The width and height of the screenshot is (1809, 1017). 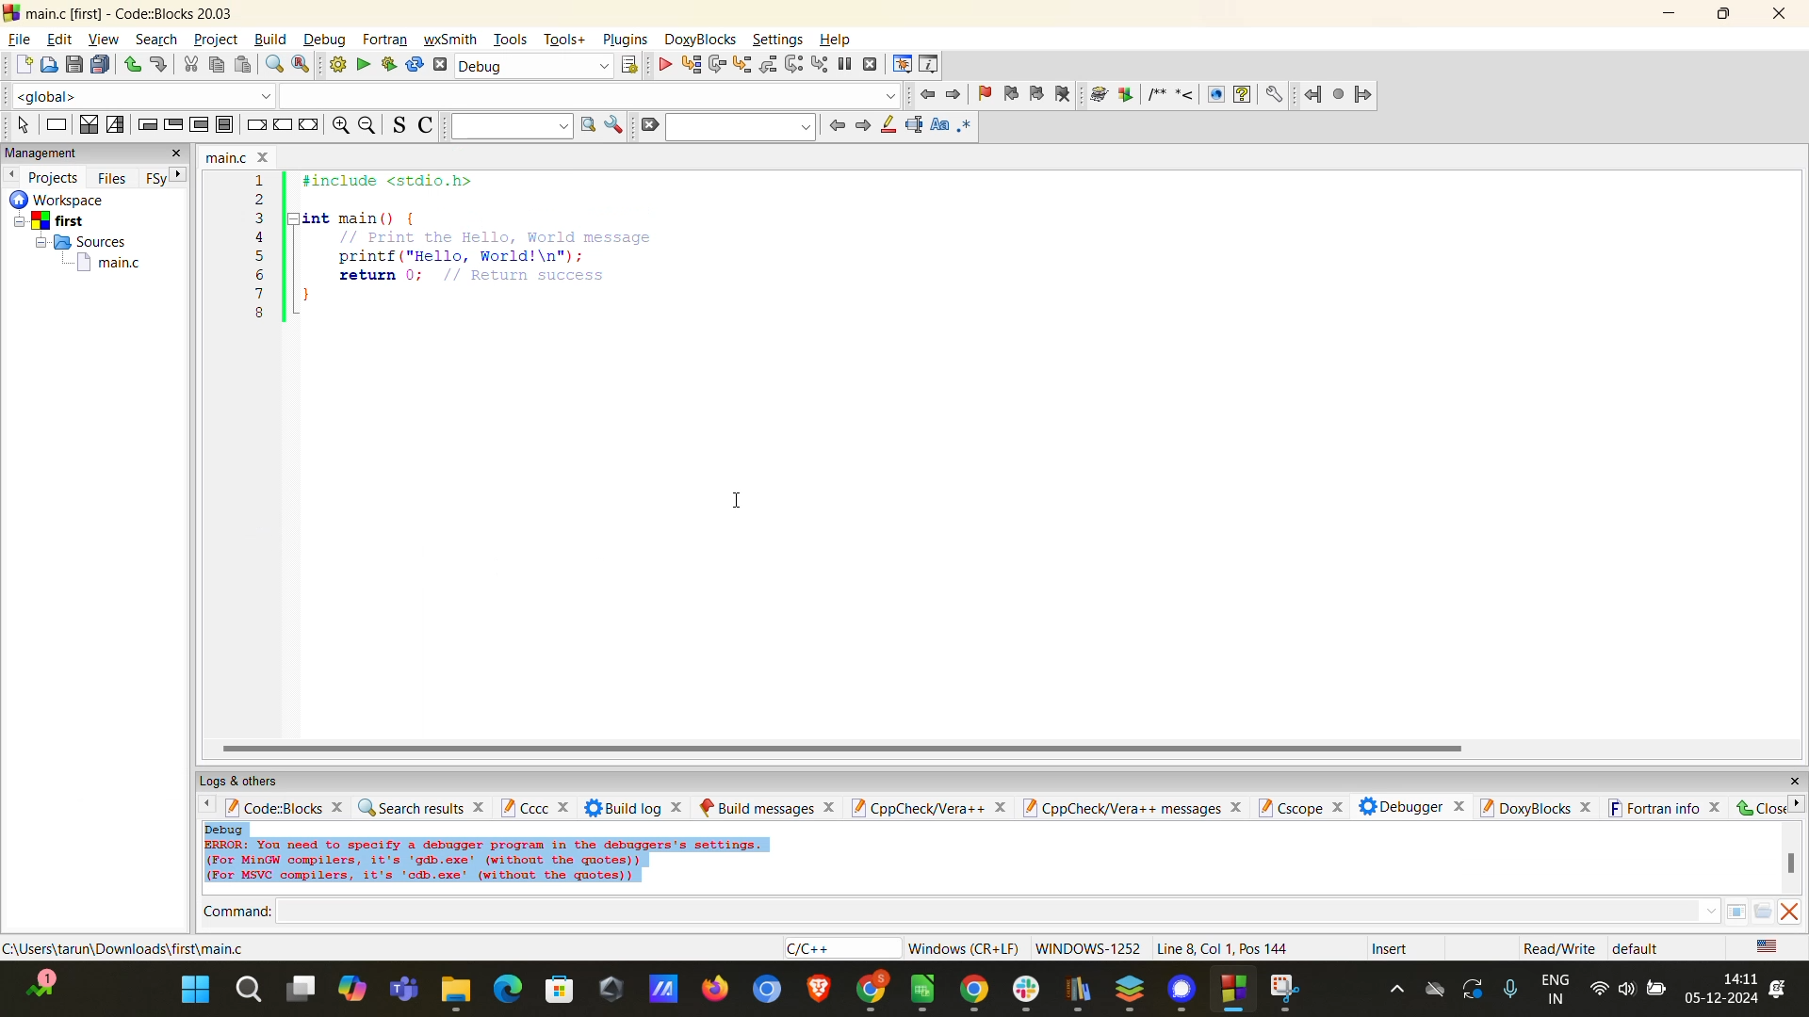 What do you see at coordinates (1474, 991) in the screenshot?
I see `update` at bounding box center [1474, 991].